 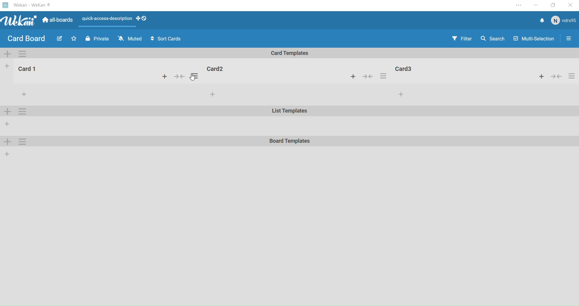 I want to click on multi selection, so click(x=534, y=39).